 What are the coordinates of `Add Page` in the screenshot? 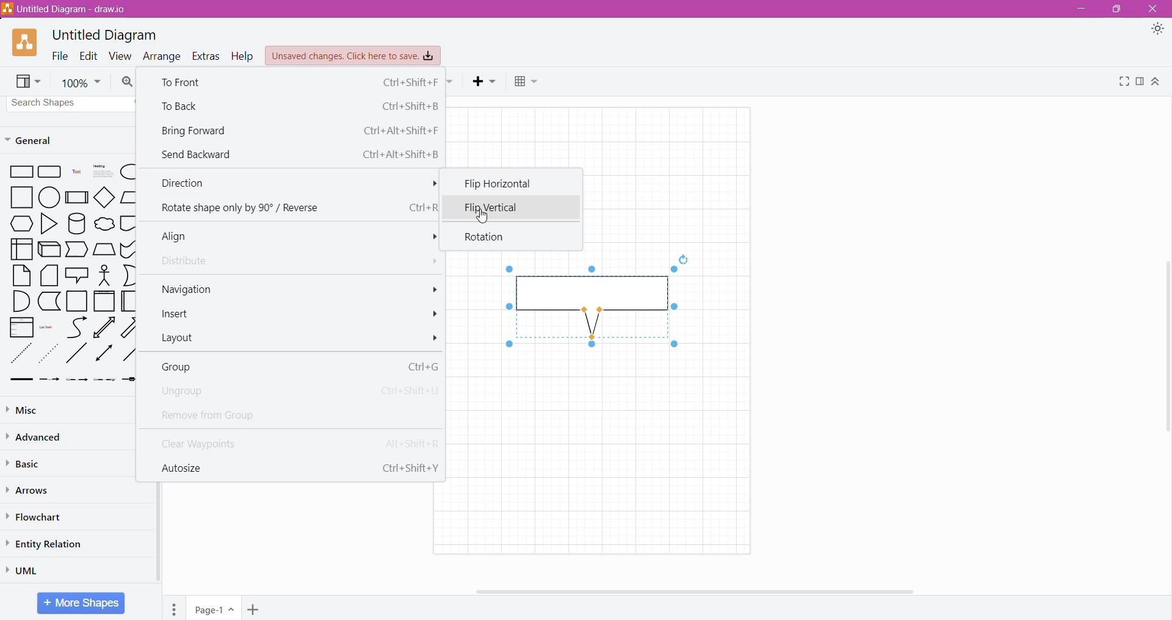 It's located at (253, 609).